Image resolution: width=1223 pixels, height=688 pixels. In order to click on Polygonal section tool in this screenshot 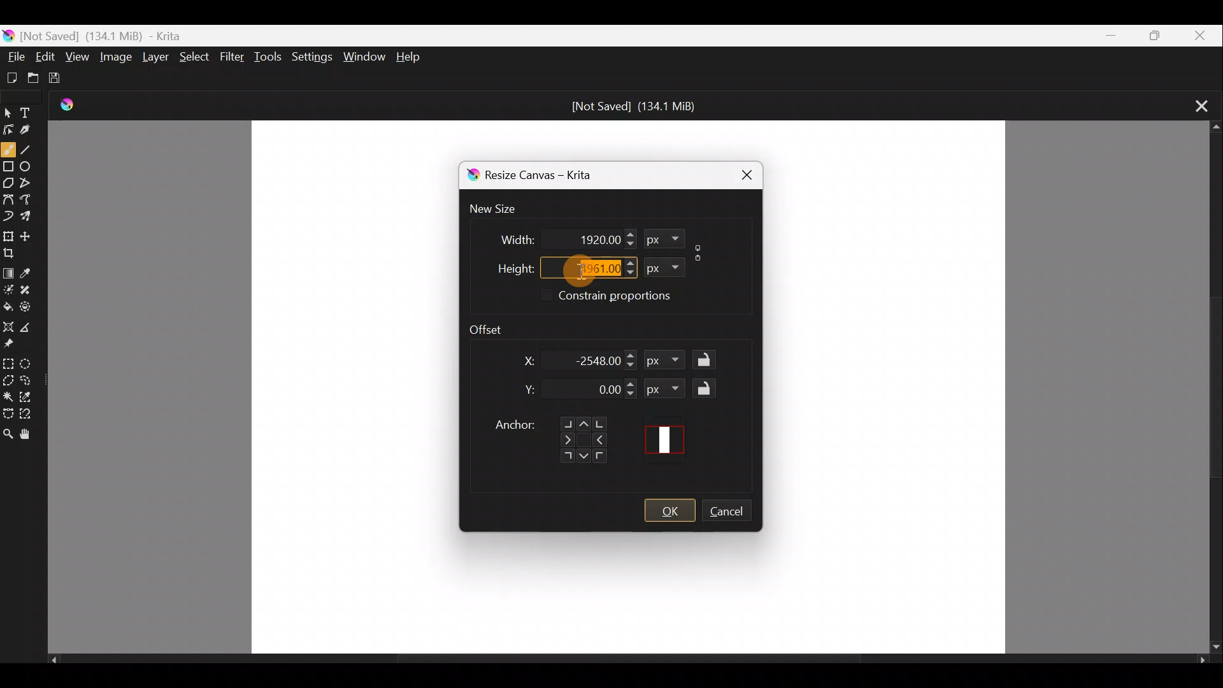, I will do `click(9, 382)`.